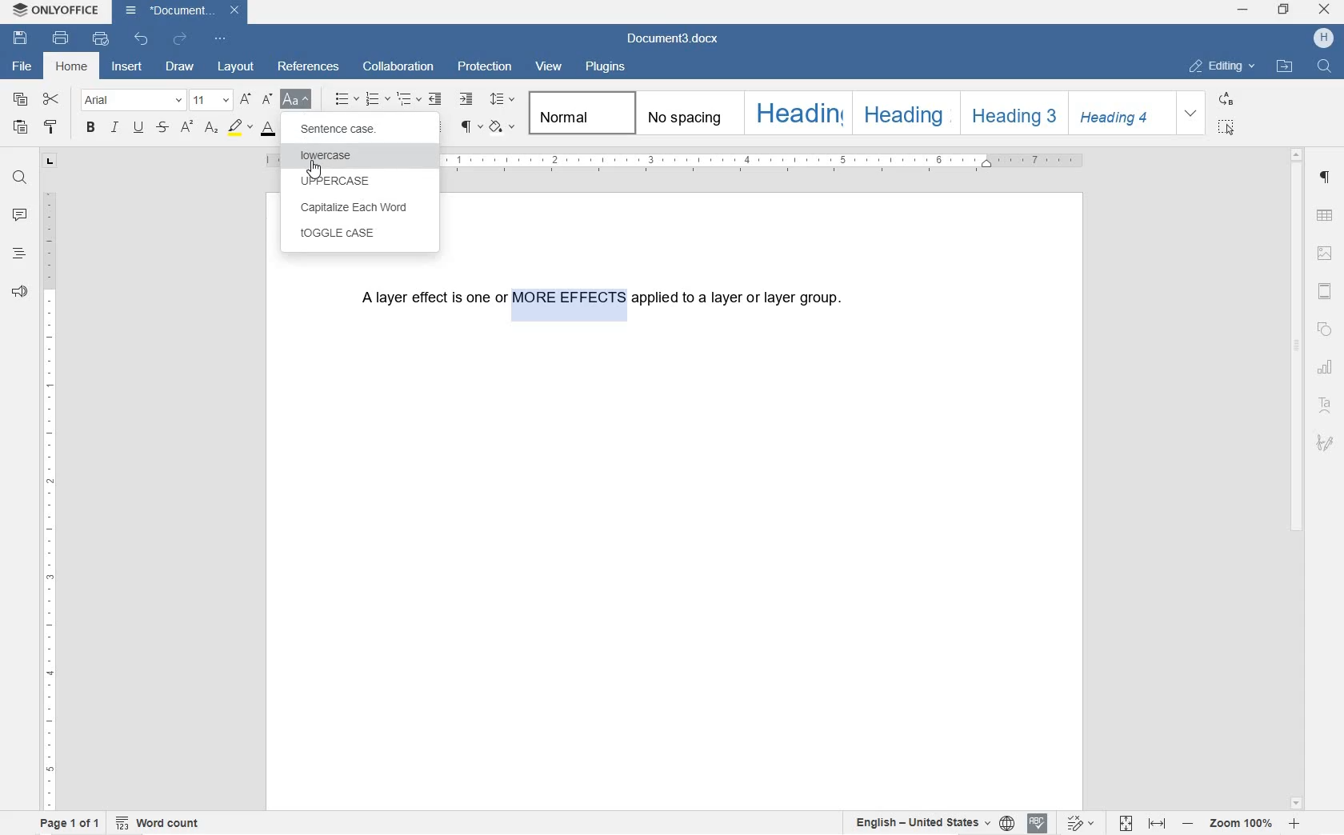 The image size is (1344, 835). Describe the element at coordinates (100, 40) in the screenshot. I see `QUICK PRINT` at that location.